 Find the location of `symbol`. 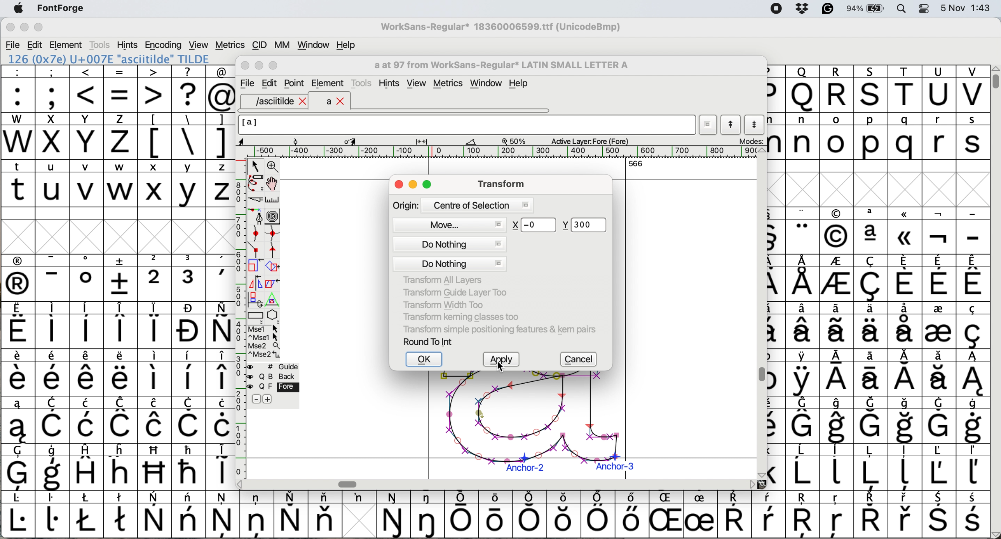

symbol is located at coordinates (18, 373).